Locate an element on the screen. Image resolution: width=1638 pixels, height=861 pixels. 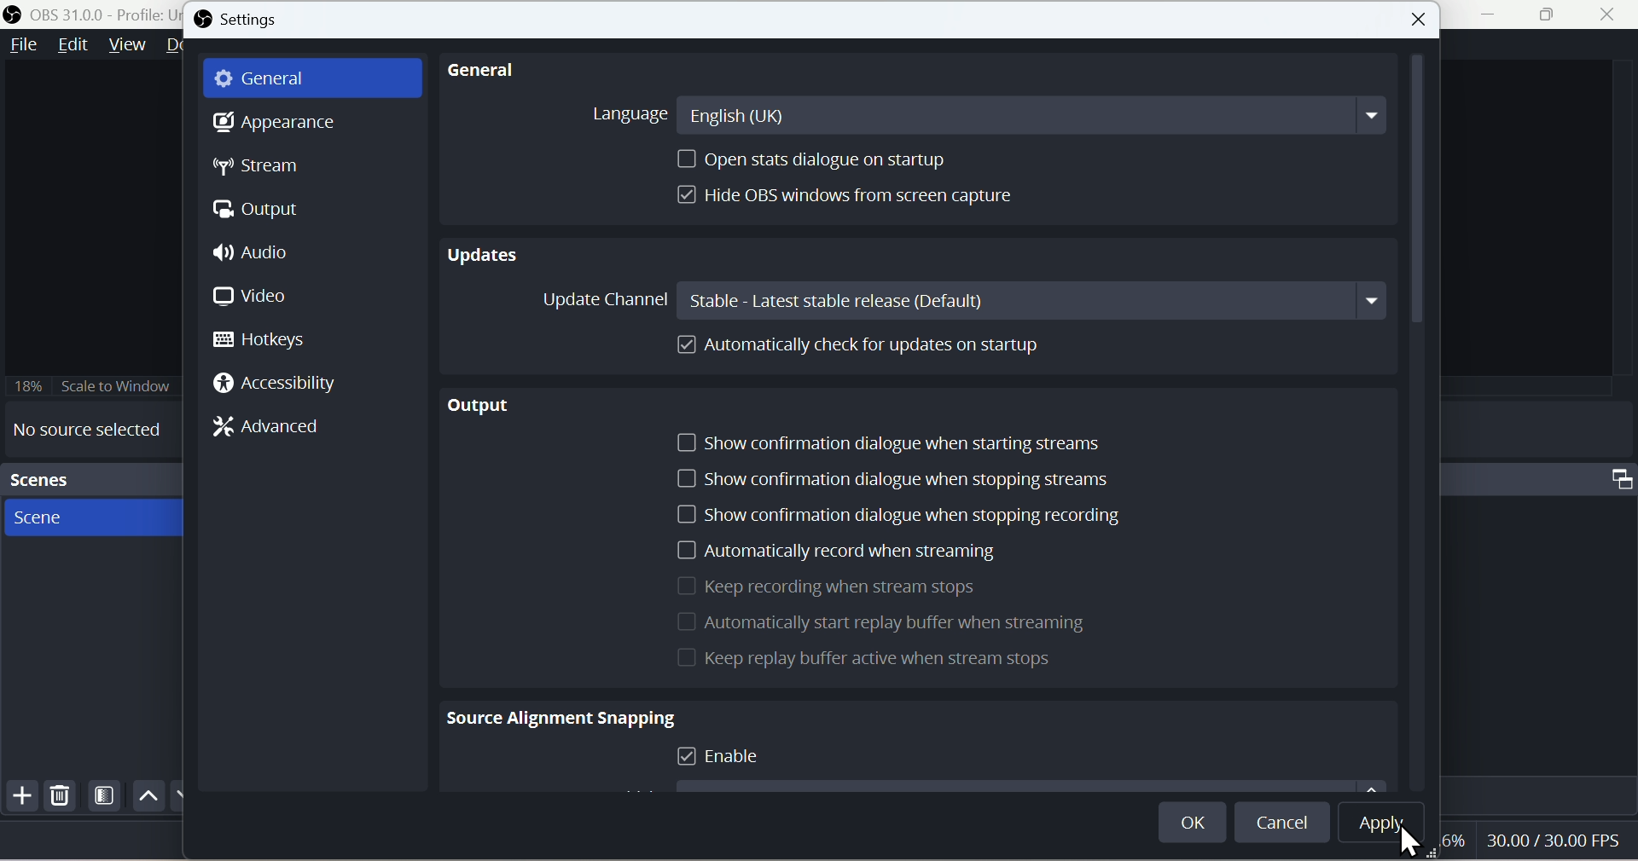
Advanced is located at coordinates (272, 431).